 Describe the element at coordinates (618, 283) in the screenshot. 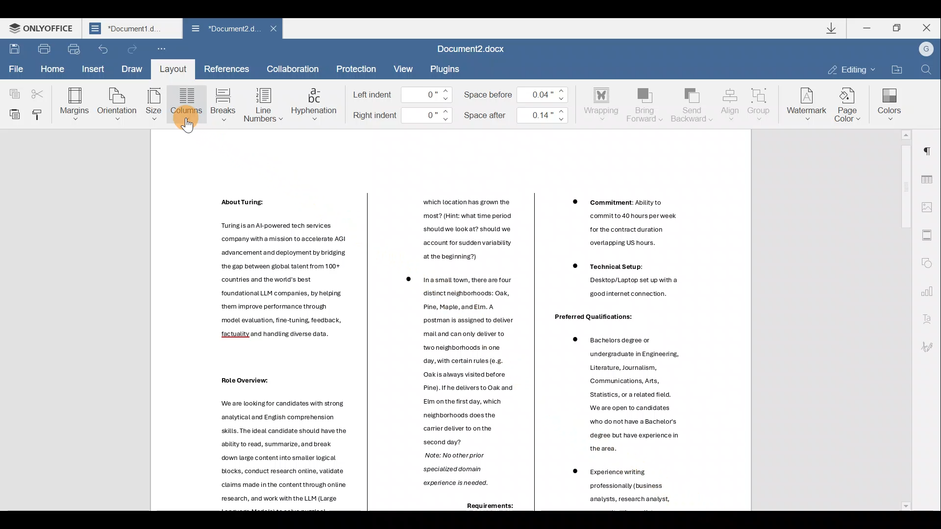

I see `` at that location.